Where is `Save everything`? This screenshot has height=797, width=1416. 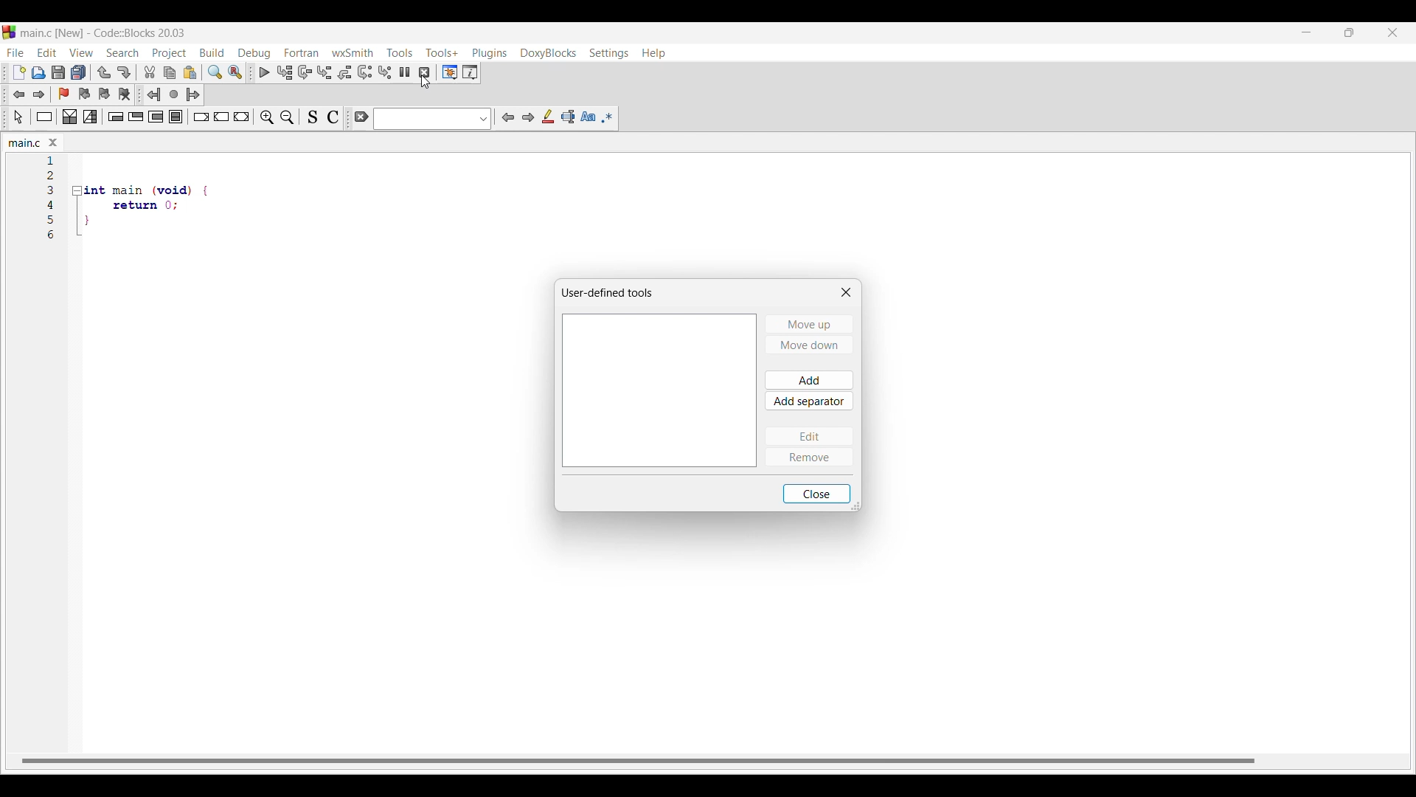
Save everything is located at coordinates (78, 72).